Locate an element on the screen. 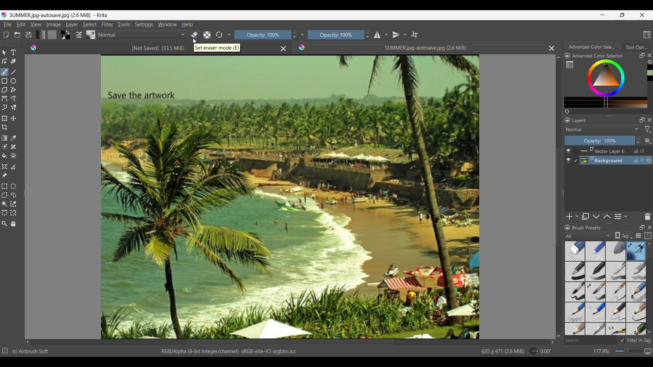  Float panel is located at coordinates (641, 228).